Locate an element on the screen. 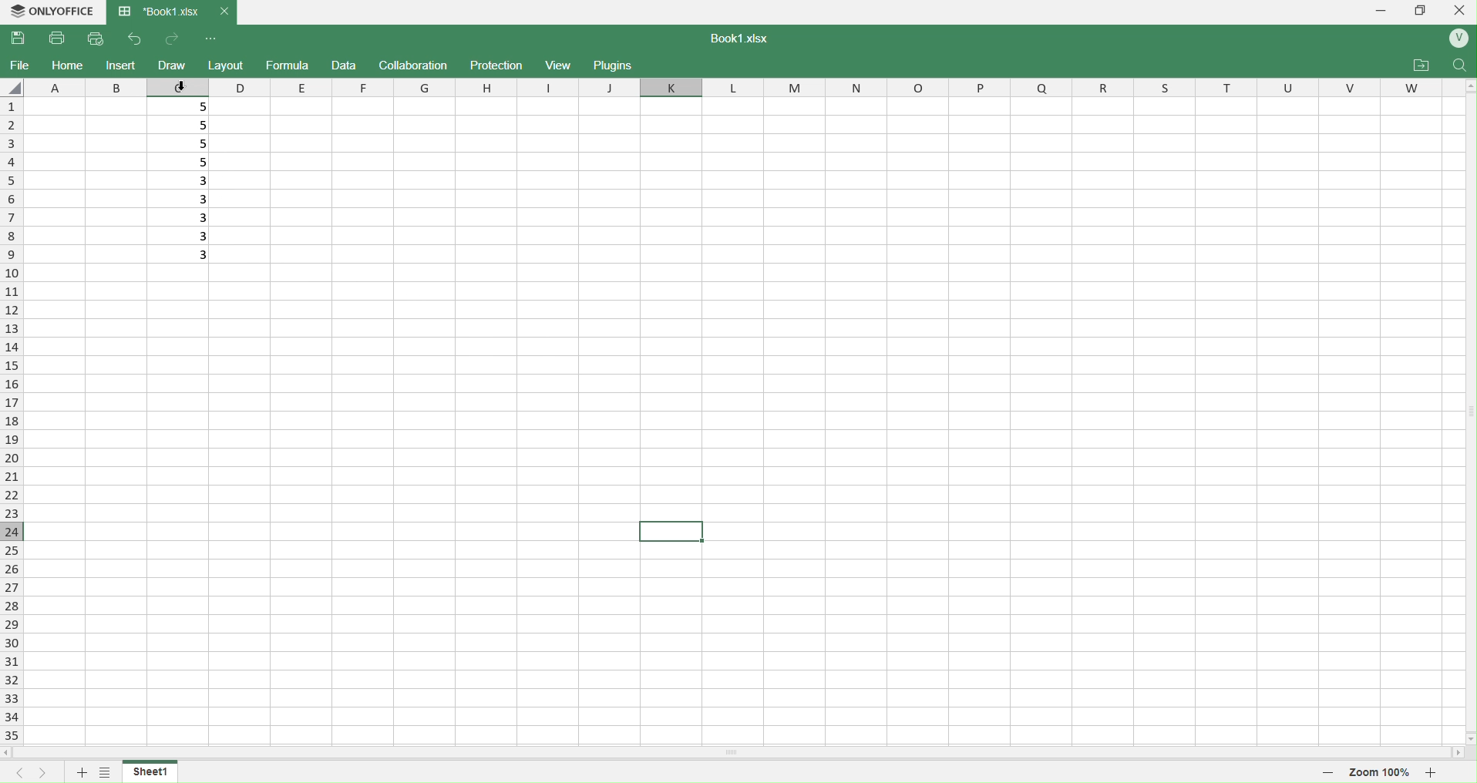  next sheet is located at coordinates (48, 773).